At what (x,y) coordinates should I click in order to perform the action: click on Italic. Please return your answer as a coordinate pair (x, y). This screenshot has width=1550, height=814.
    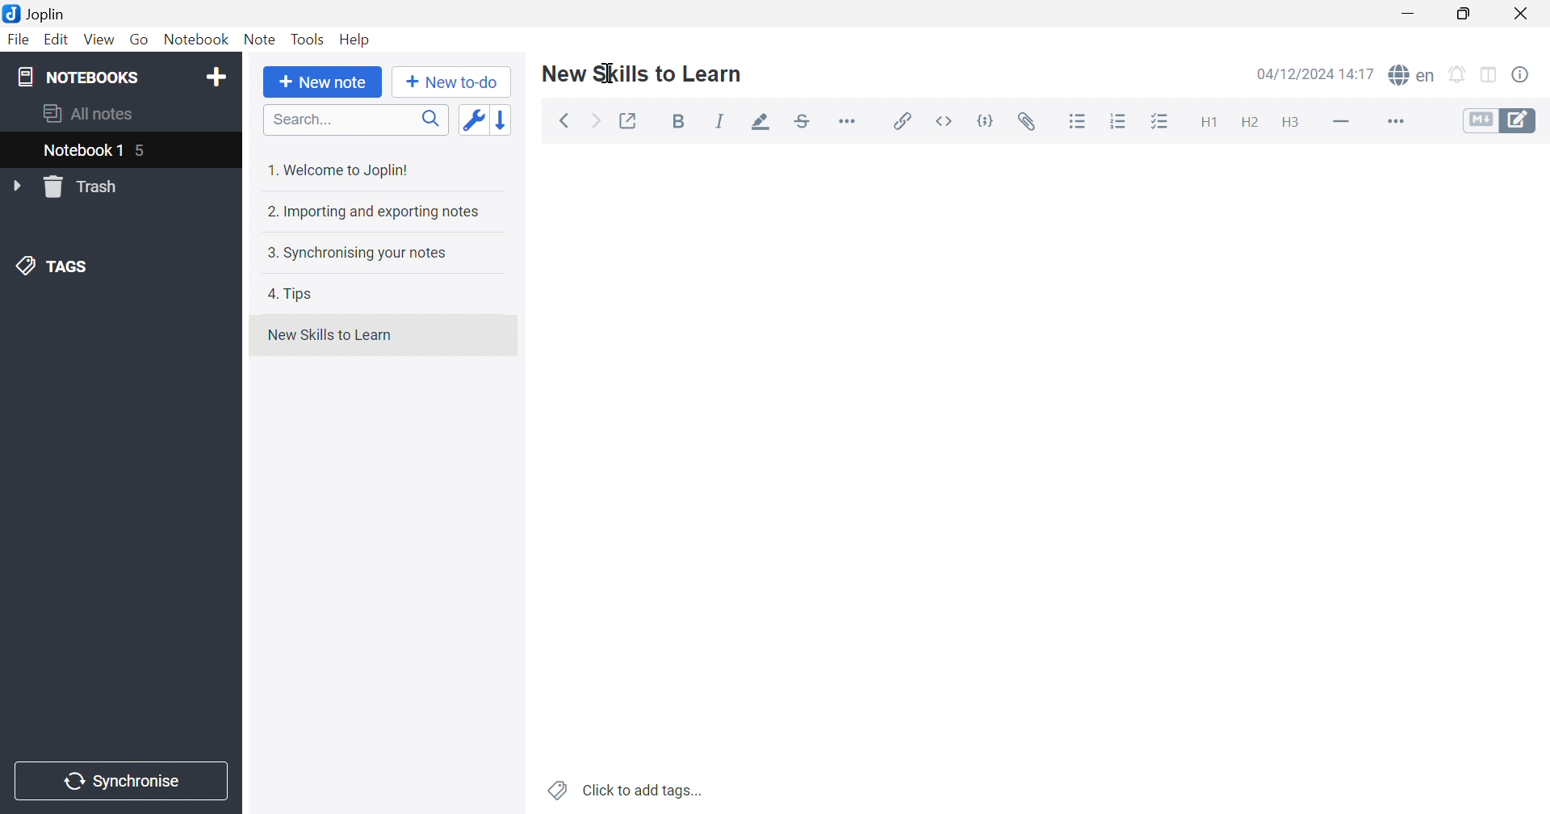
    Looking at the image, I should click on (720, 121).